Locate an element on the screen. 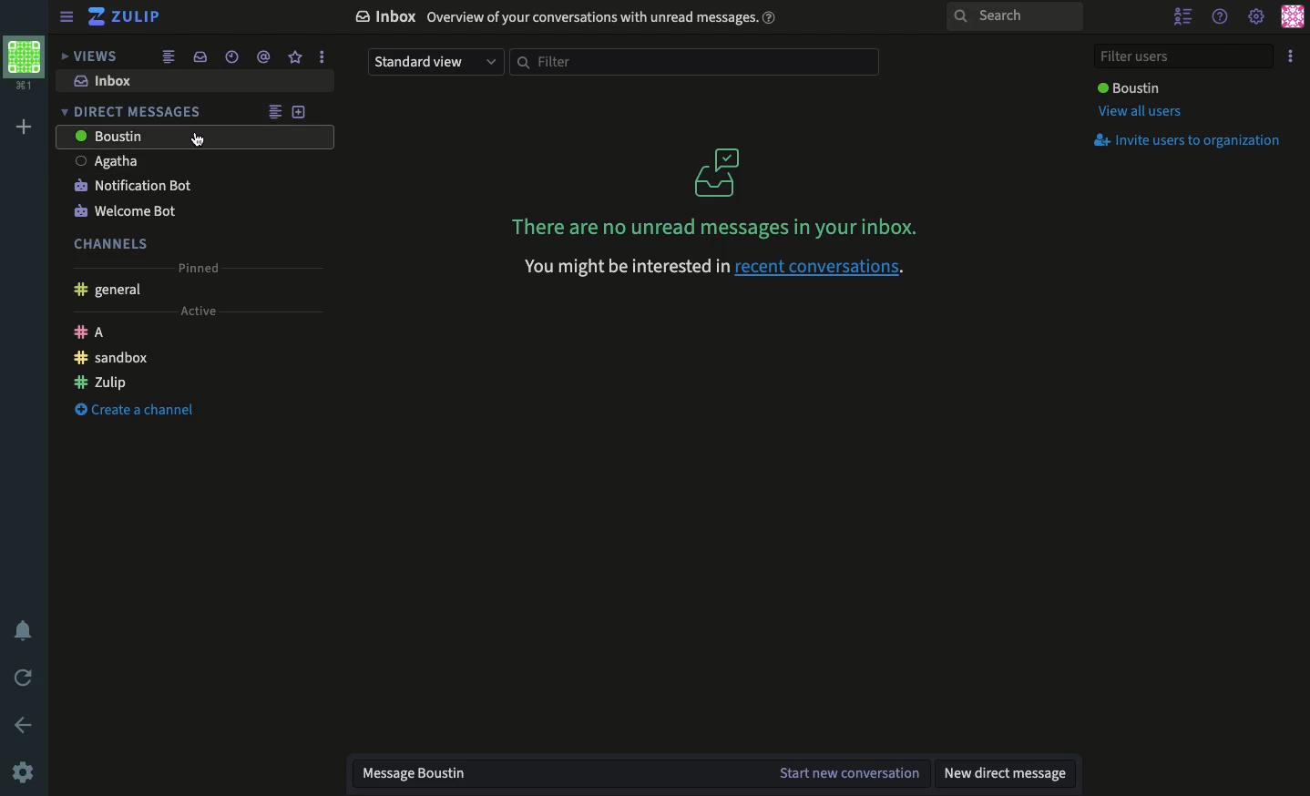 The width and height of the screenshot is (1310, 796). Inbox is located at coordinates (568, 19).